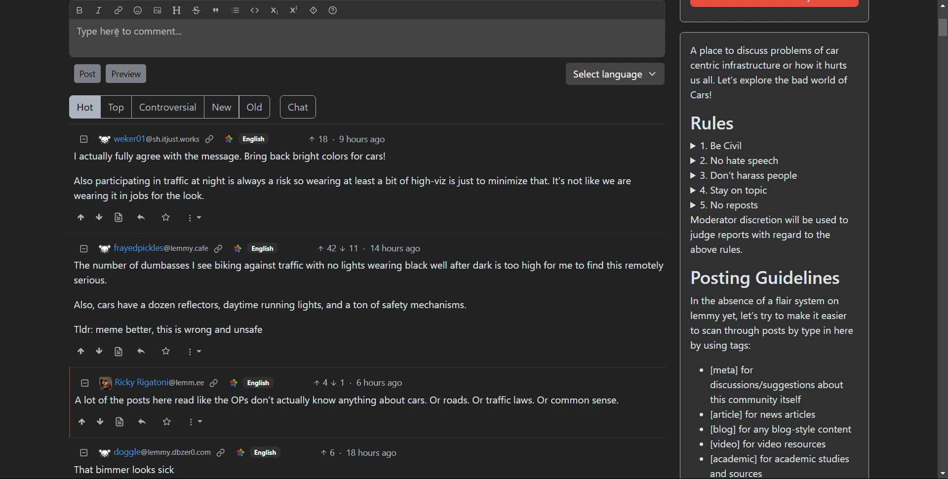 The image size is (948, 479). Describe the element at coordinates (258, 382) in the screenshot. I see `English.` at that location.